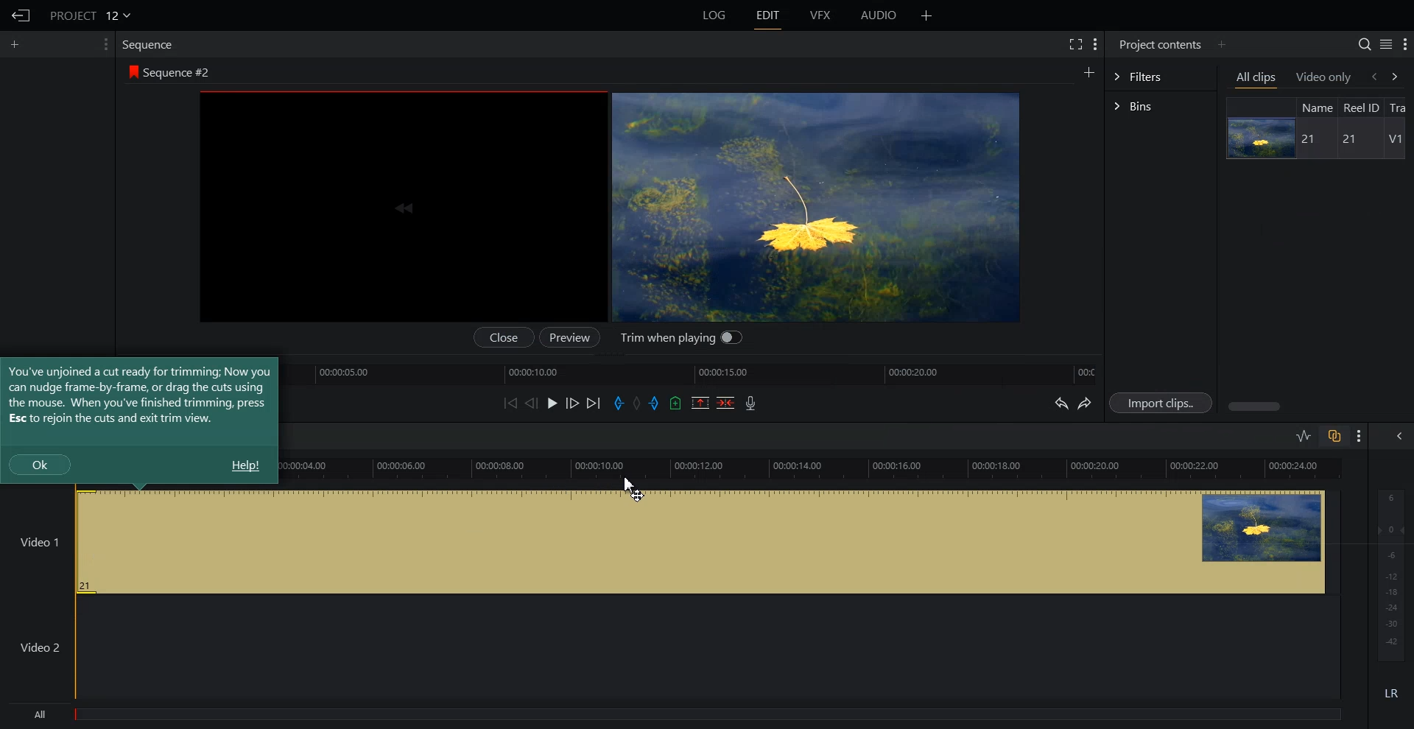 This screenshot has height=729, width=1414. What do you see at coordinates (1088, 71) in the screenshot?
I see `Add Panel` at bounding box center [1088, 71].